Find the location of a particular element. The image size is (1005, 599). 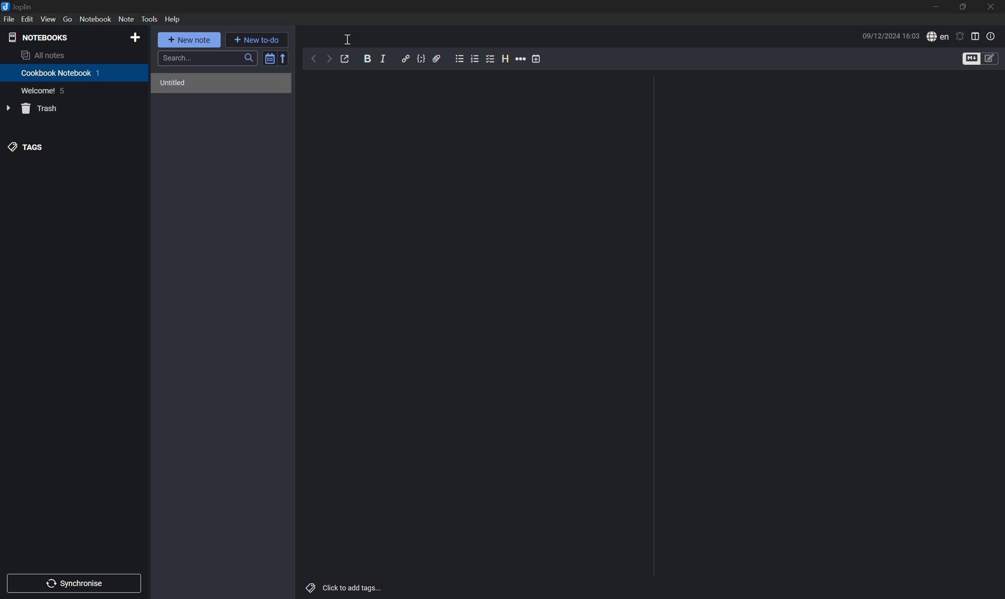

Search is located at coordinates (207, 58).